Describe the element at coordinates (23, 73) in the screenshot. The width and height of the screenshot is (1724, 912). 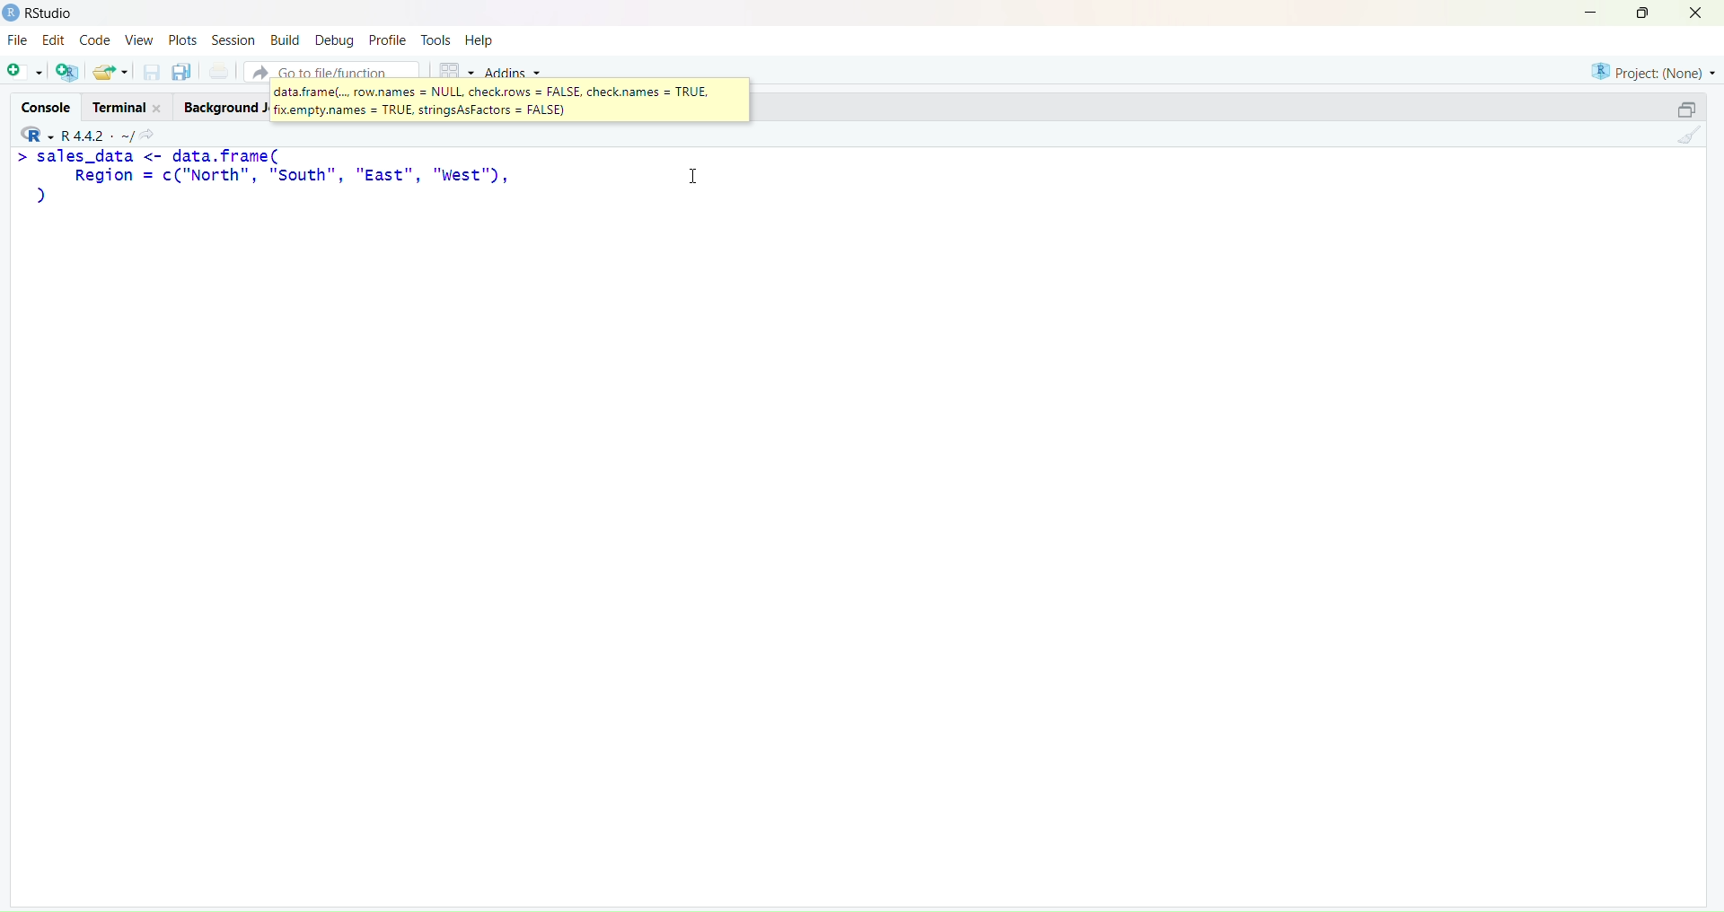
I see `add script` at that location.